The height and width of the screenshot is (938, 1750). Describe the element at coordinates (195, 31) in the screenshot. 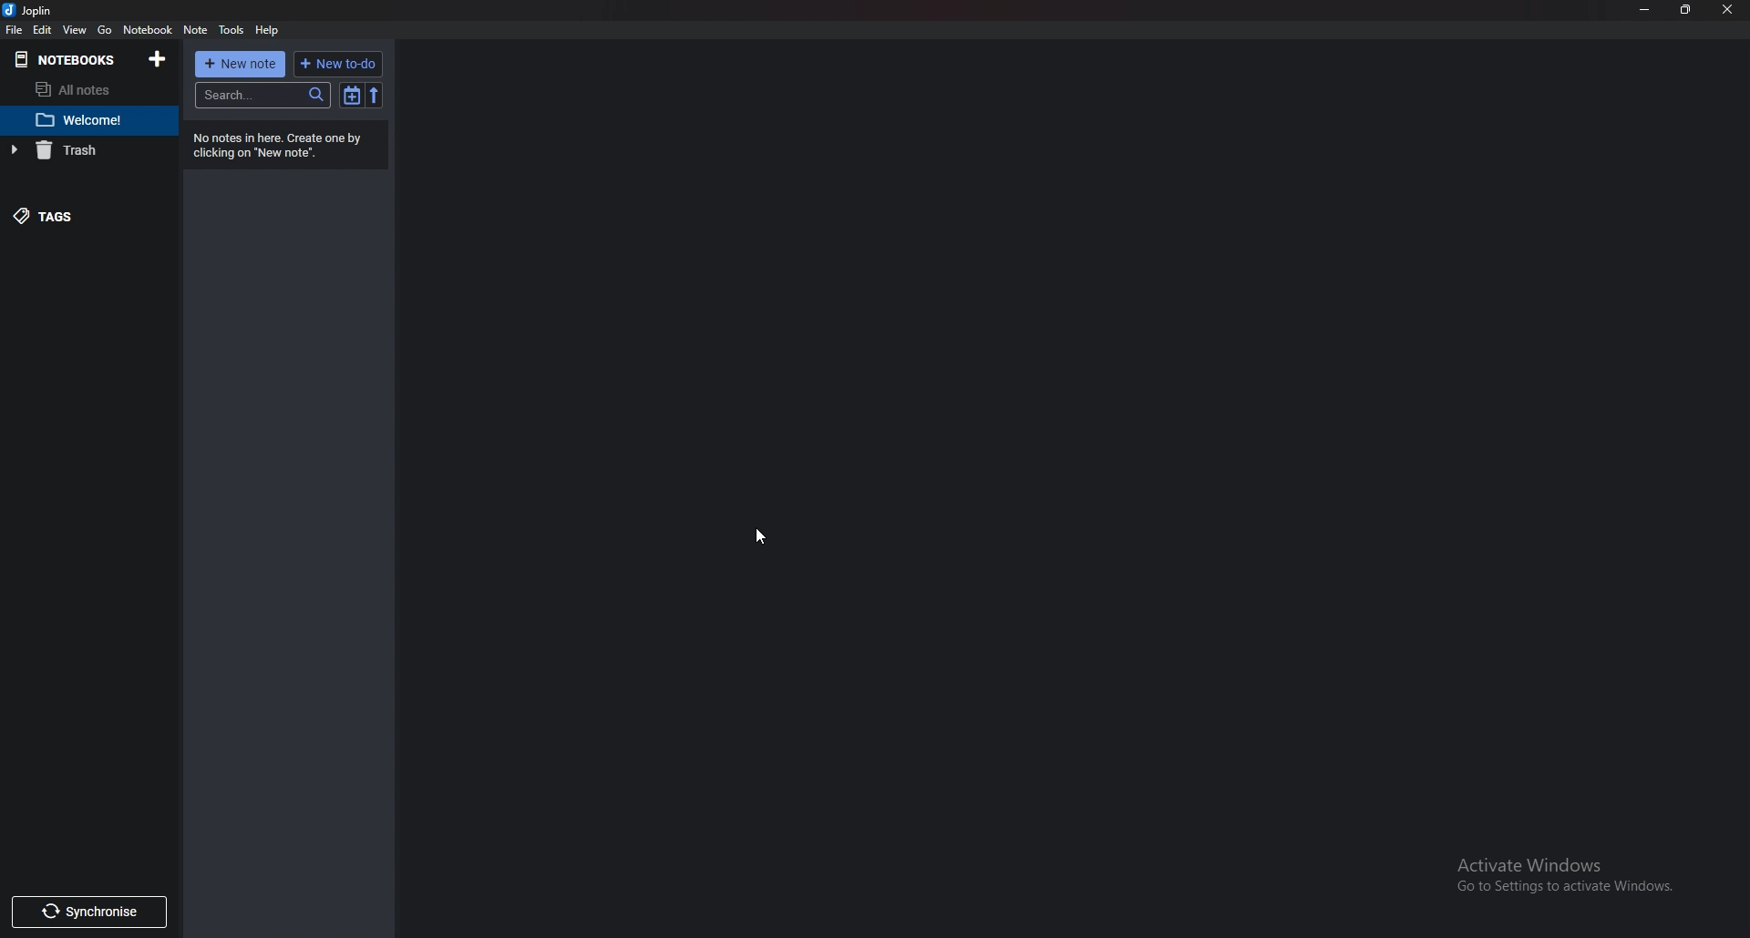

I see `note` at that location.